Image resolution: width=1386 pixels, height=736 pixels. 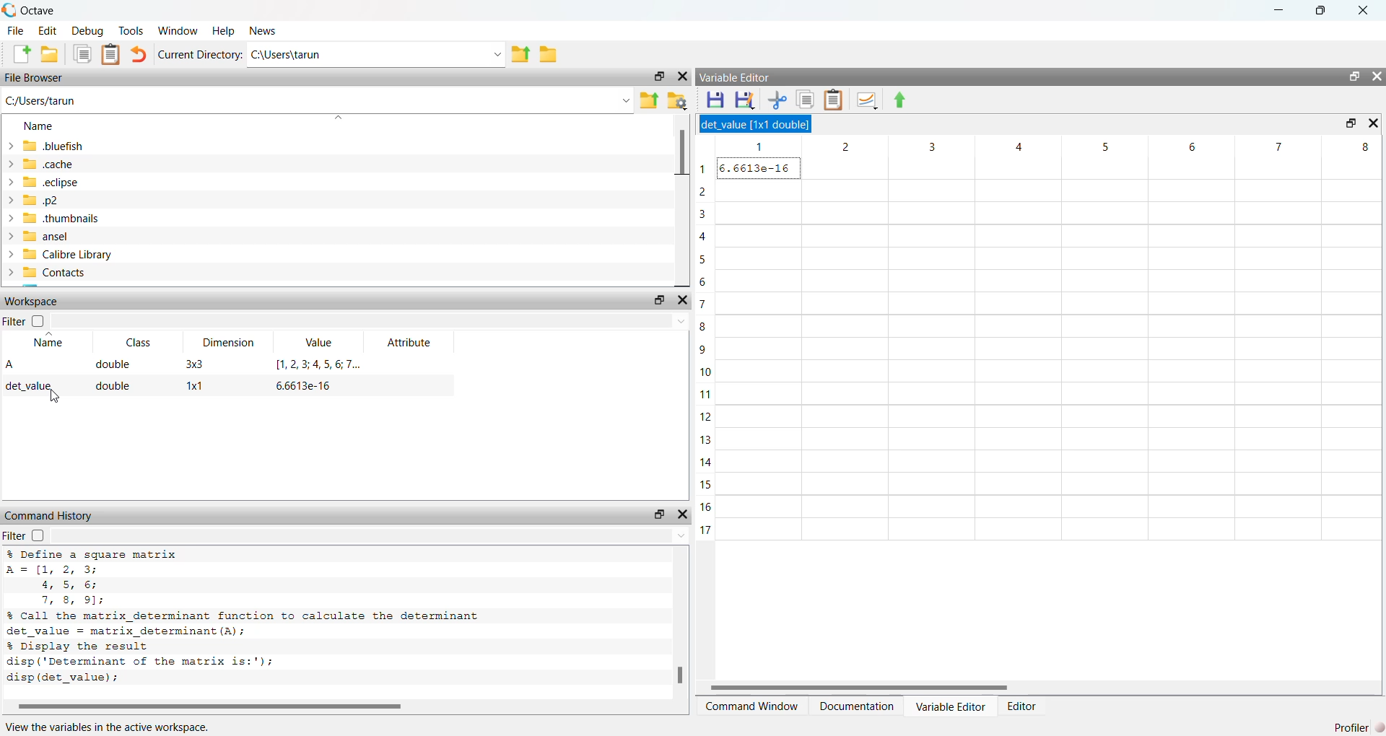 What do you see at coordinates (83, 55) in the screenshot?
I see `copy` at bounding box center [83, 55].